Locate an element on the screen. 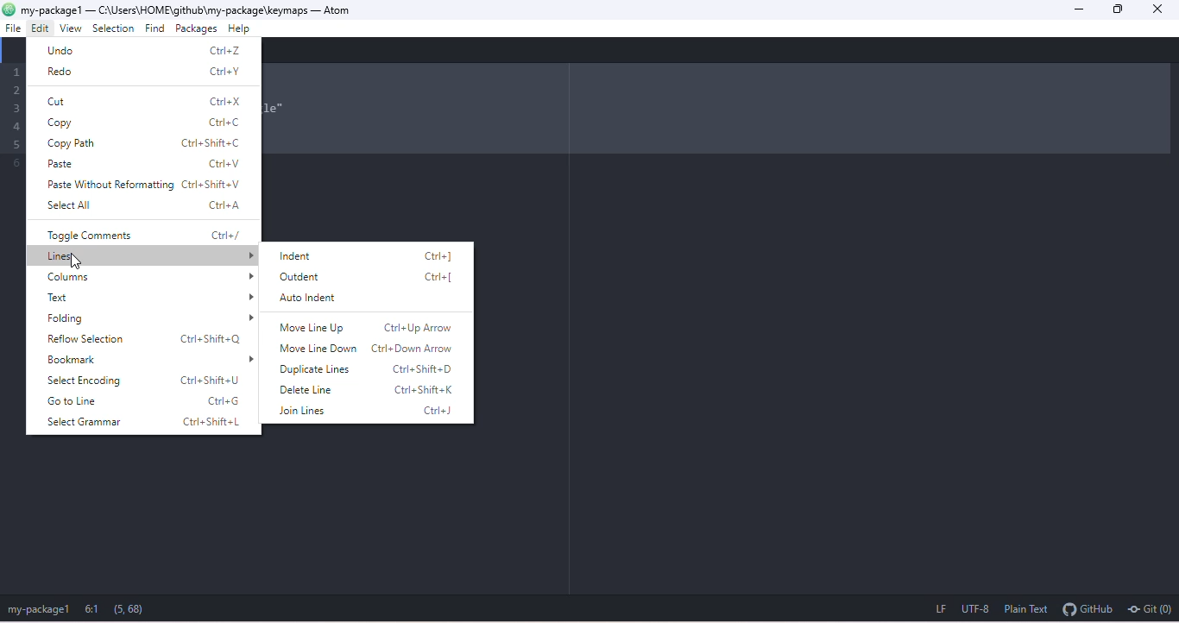  plain text is located at coordinates (1028, 610).